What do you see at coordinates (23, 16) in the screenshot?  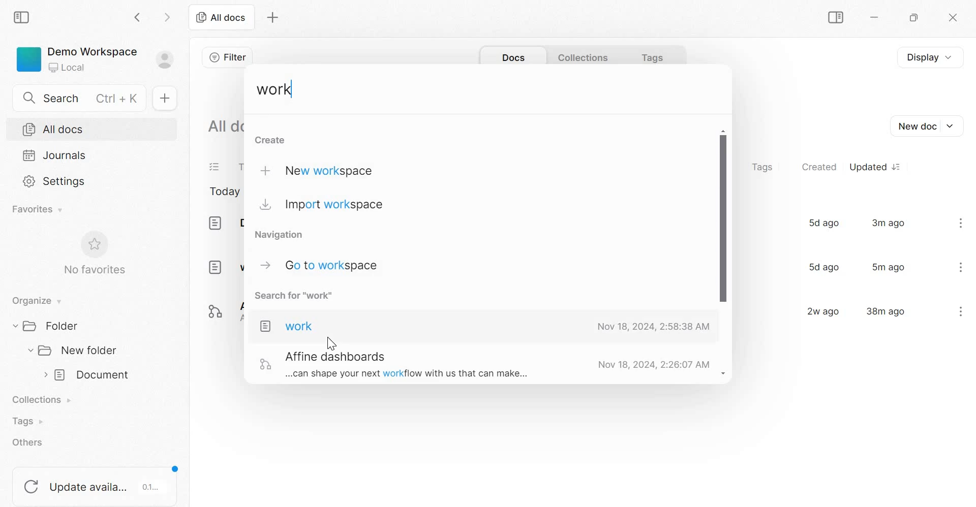 I see `sidebar toggle` at bounding box center [23, 16].